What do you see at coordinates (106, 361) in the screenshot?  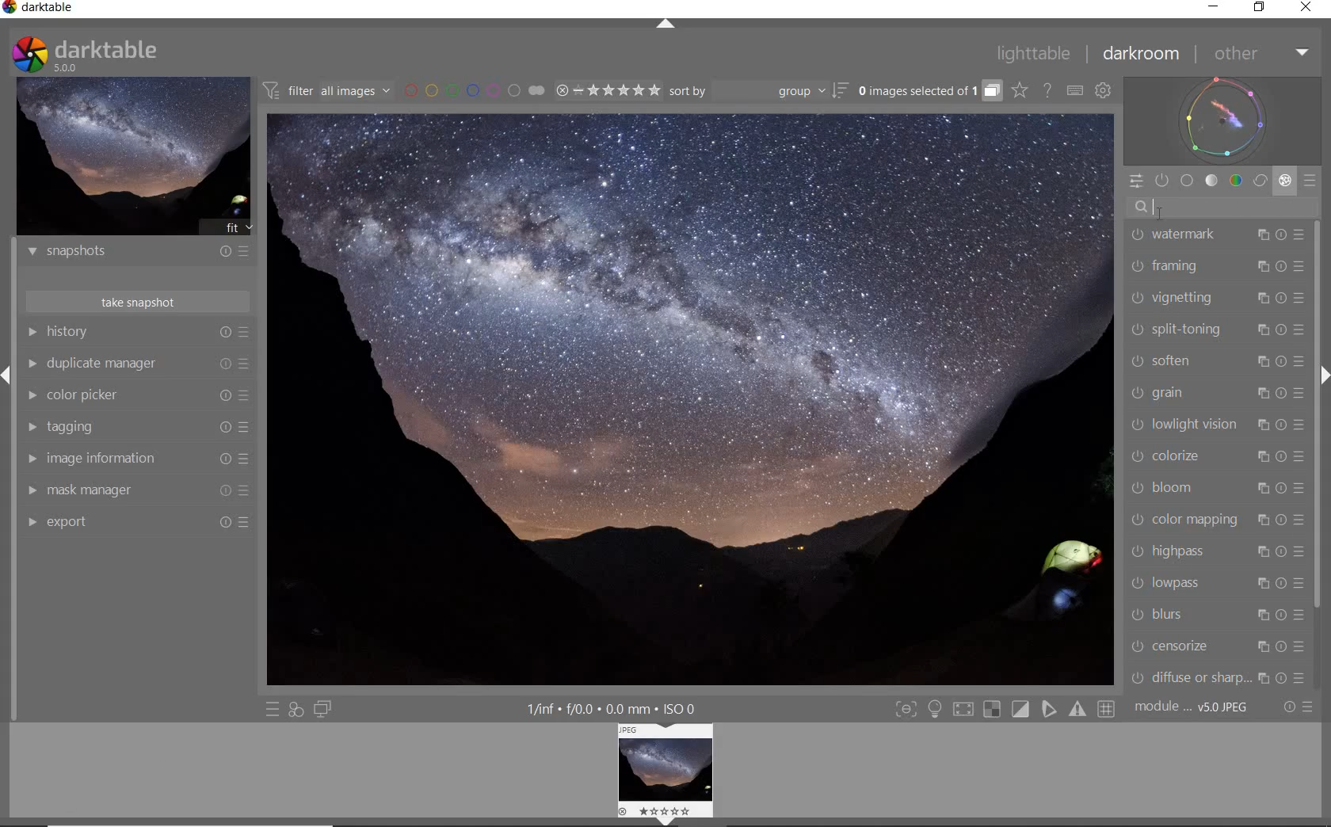 I see `Duplicate manager` at bounding box center [106, 361].